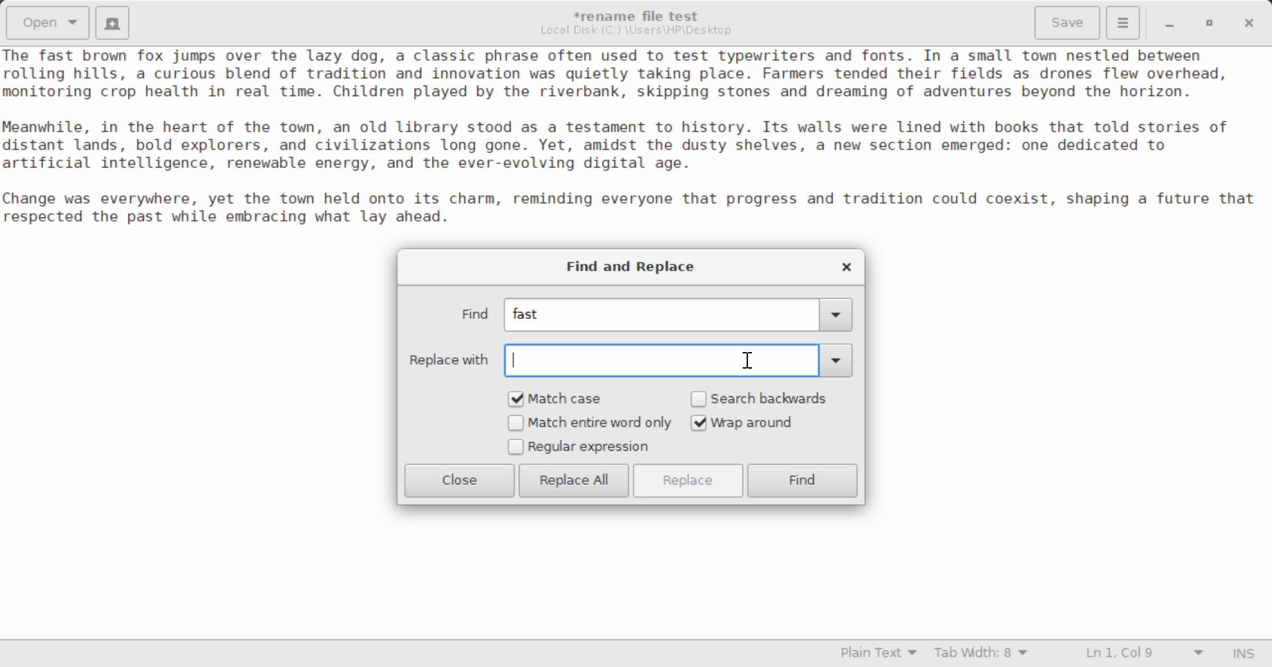 The height and width of the screenshot is (667, 1272). Describe the element at coordinates (1069, 21) in the screenshot. I see `Save File` at that location.